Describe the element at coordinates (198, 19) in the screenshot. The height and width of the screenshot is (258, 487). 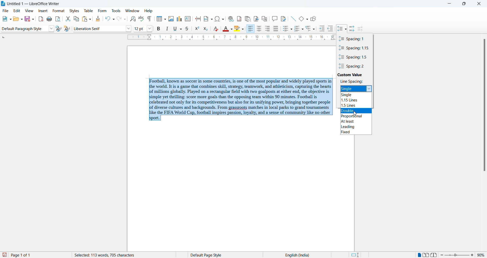
I see `page break` at that location.